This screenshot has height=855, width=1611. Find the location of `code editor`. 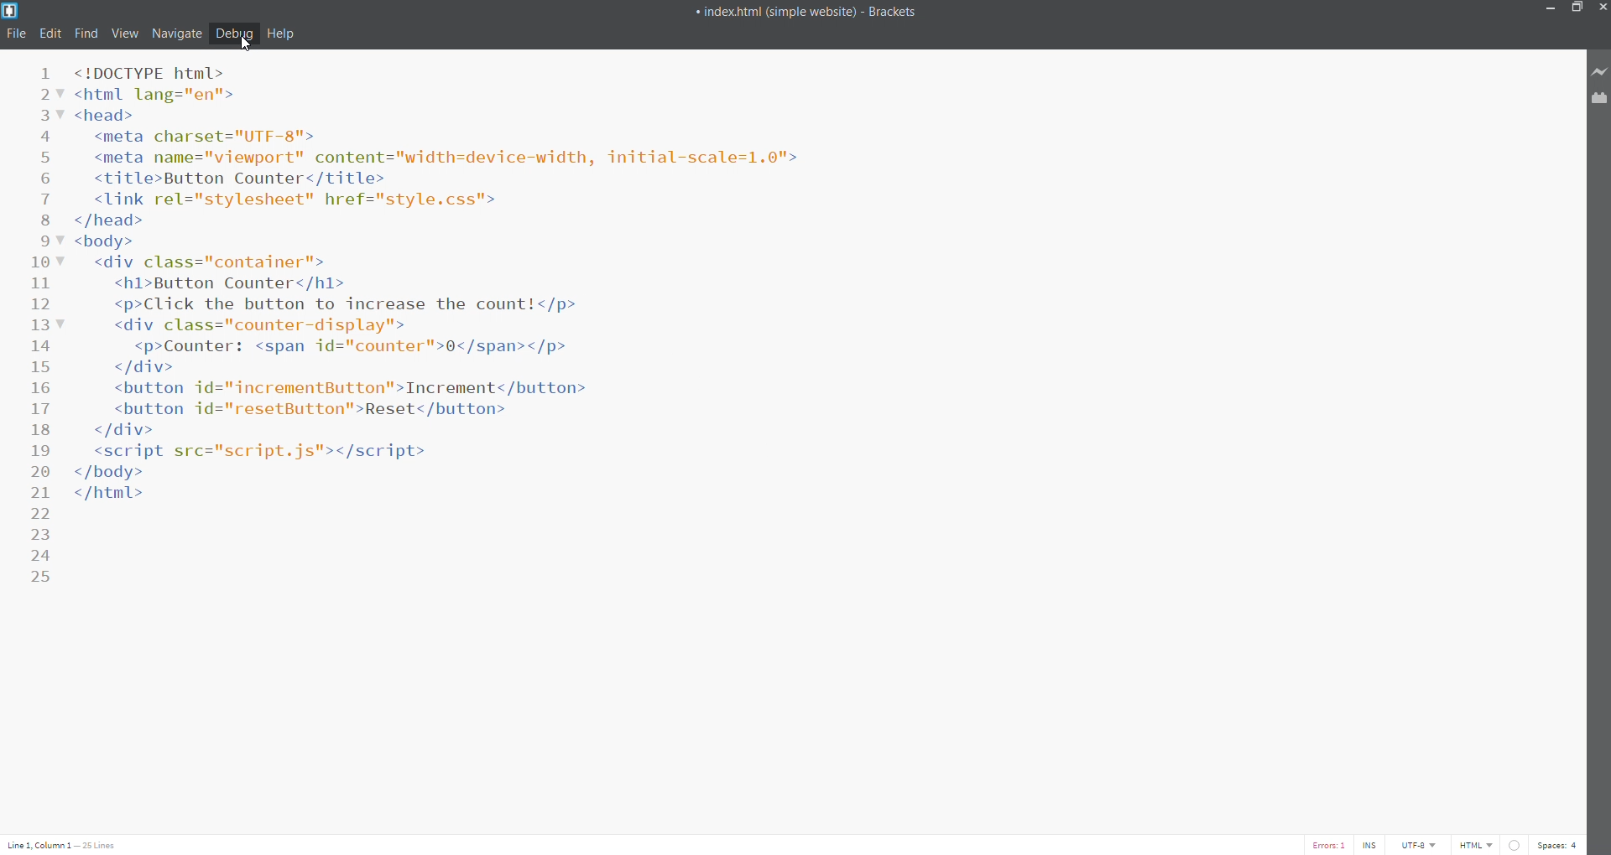

code editor is located at coordinates (805, 447).